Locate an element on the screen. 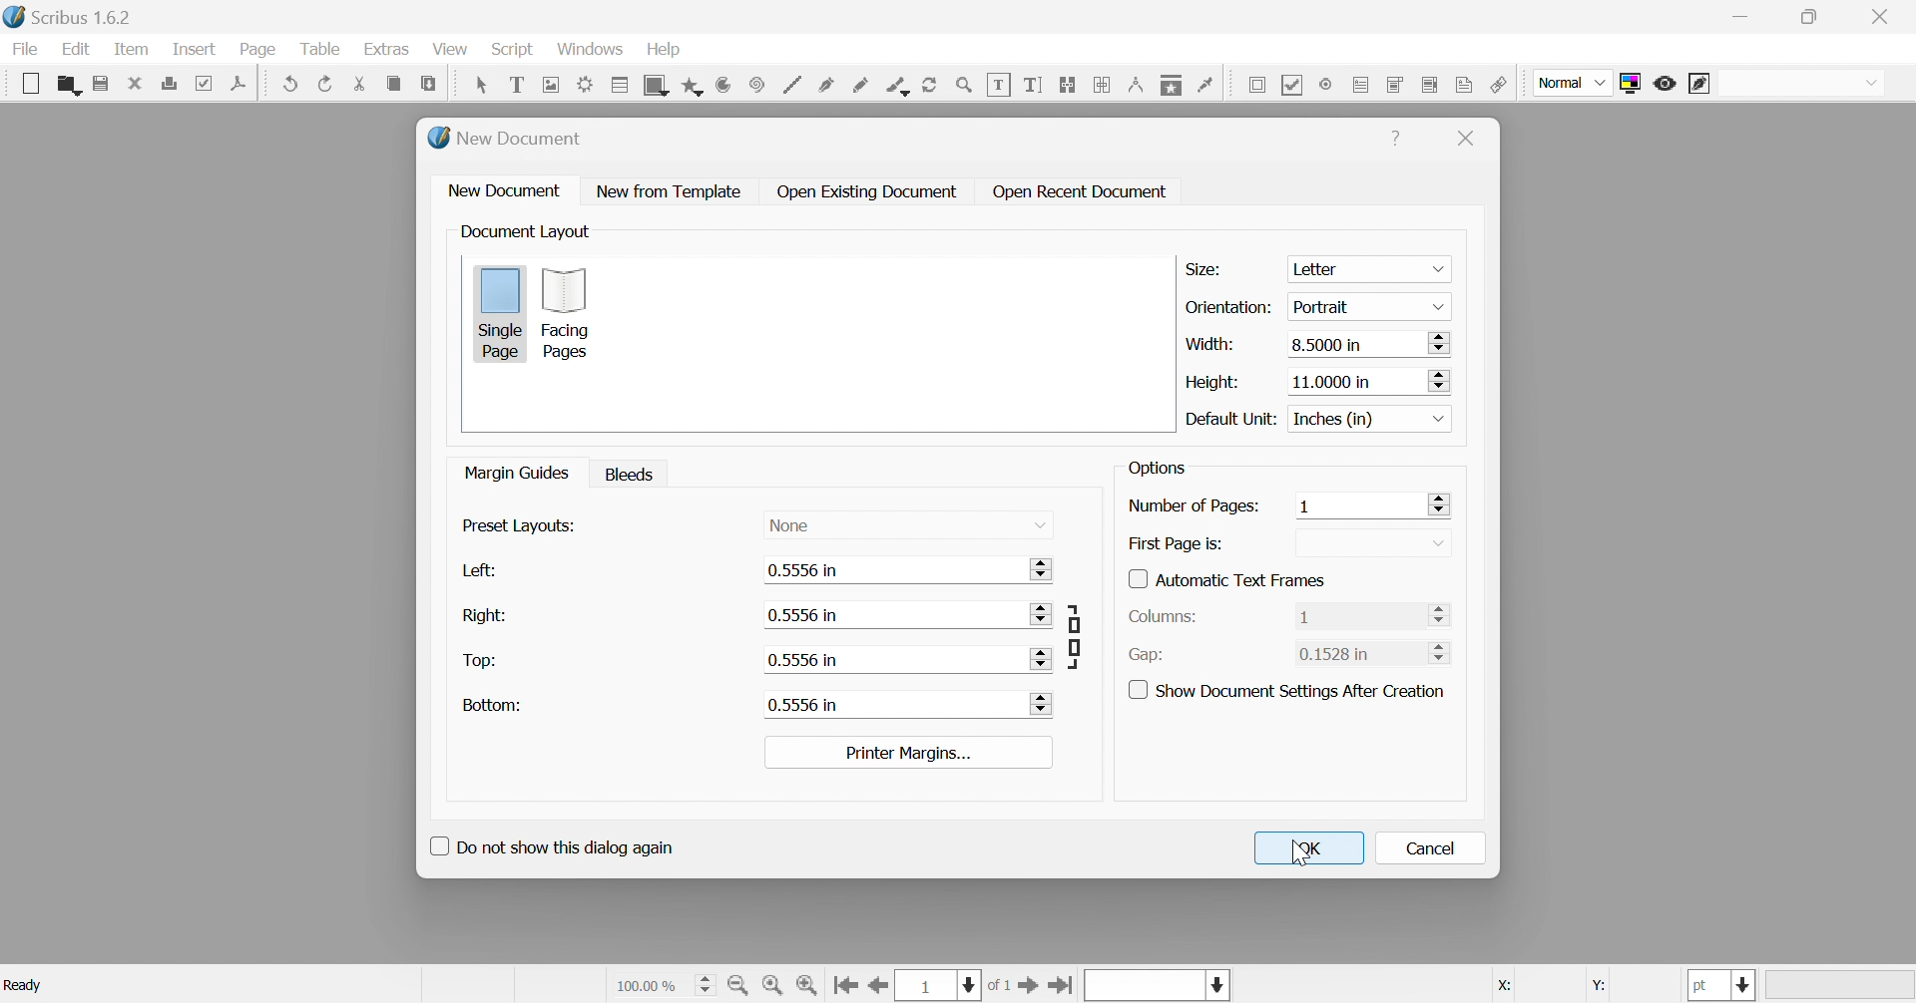 Image resolution: width=1916 pixels, height=1003 pixels. close is located at coordinates (1886, 14).